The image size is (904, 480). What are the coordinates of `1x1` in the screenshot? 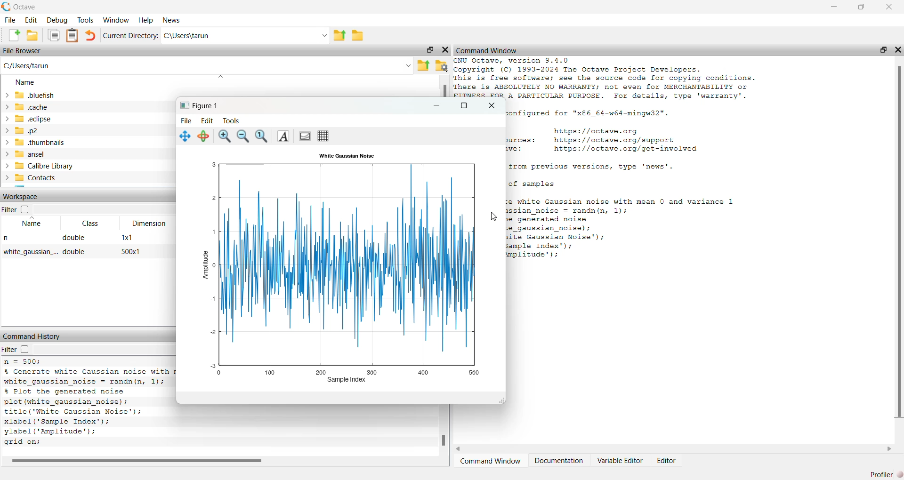 It's located at (130, 238).